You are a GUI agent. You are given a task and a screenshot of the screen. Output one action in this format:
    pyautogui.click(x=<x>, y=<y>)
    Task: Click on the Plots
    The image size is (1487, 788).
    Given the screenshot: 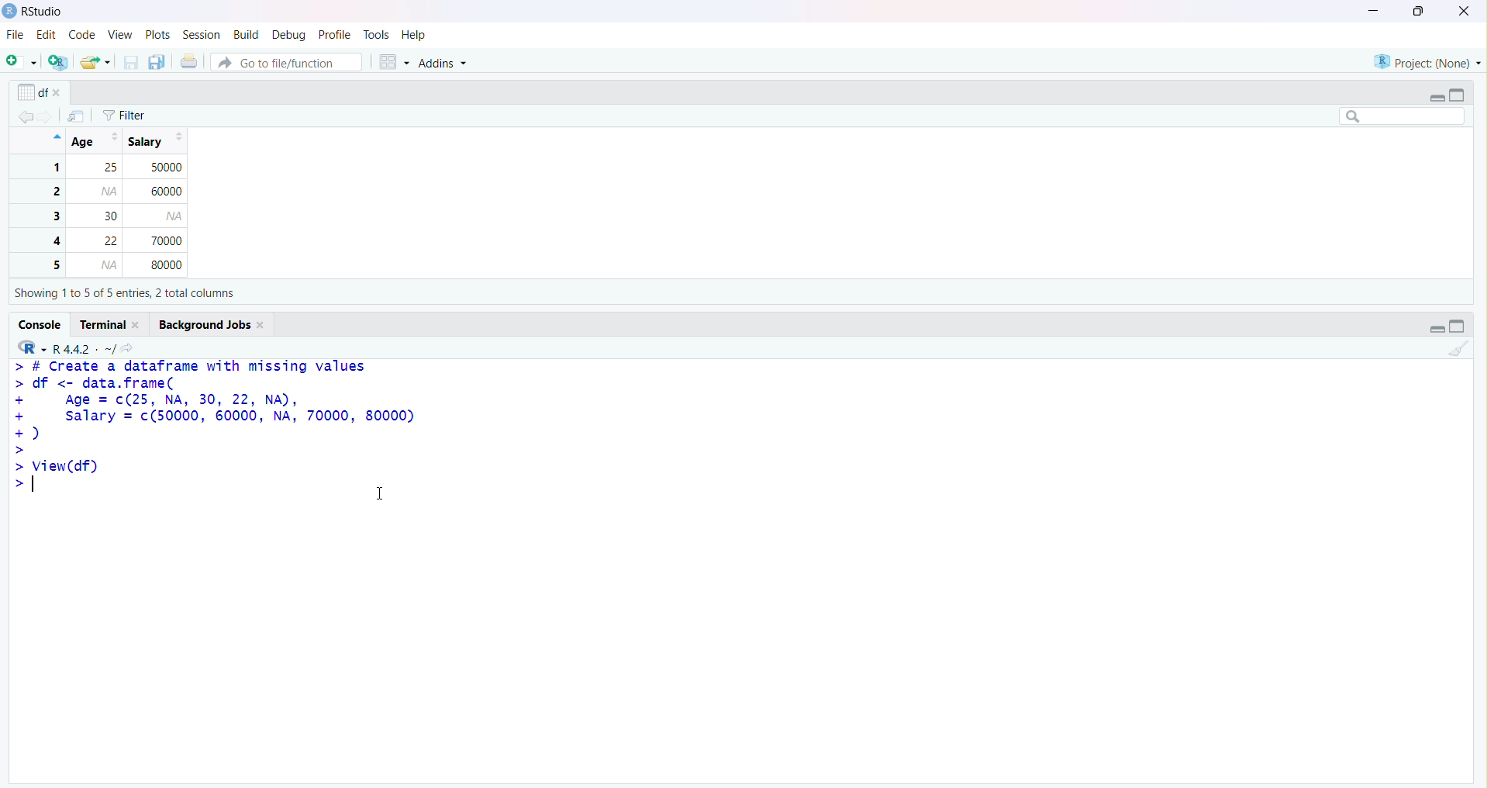 What is the action you would take?
    pyautogui.click(x=155, y=34)
    